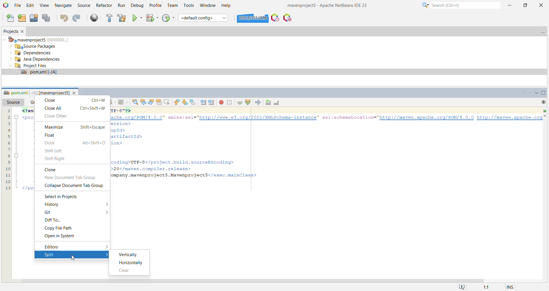 The image size is (549, 291). I want to click on mavenproject5, so click(38, 39).